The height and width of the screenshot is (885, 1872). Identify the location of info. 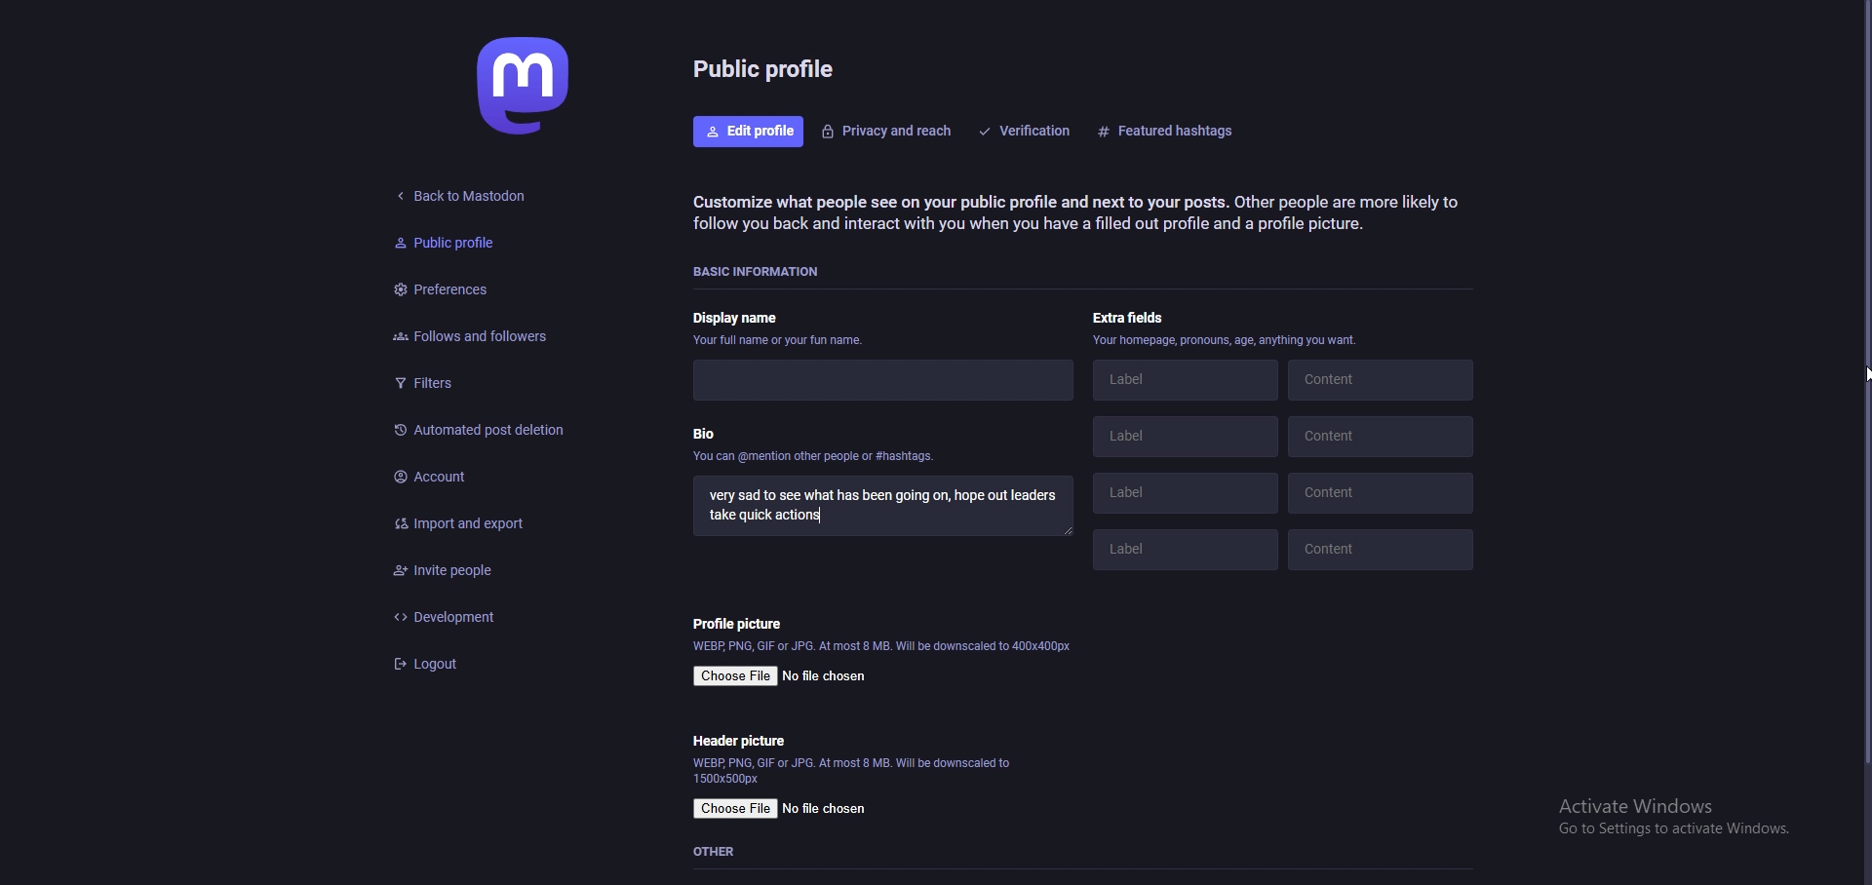
(855, 769).